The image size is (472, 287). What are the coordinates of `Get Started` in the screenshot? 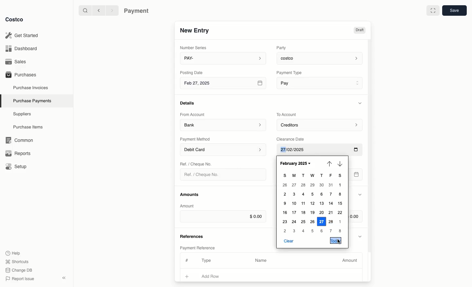 It's located at (23, 35).